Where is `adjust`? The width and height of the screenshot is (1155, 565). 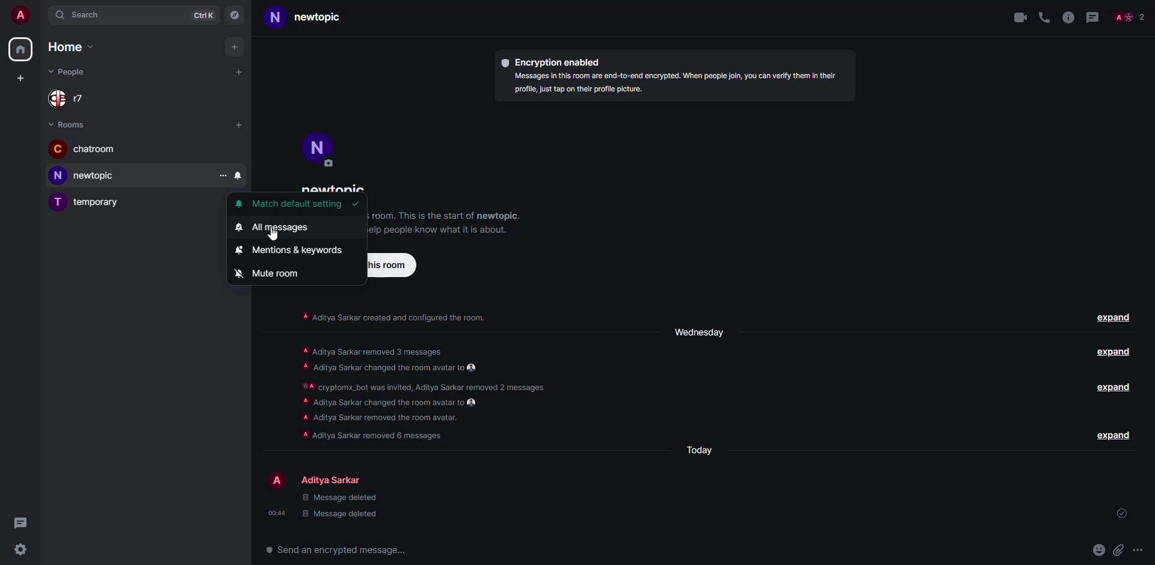 adjust is located at coordinates (146, 218).